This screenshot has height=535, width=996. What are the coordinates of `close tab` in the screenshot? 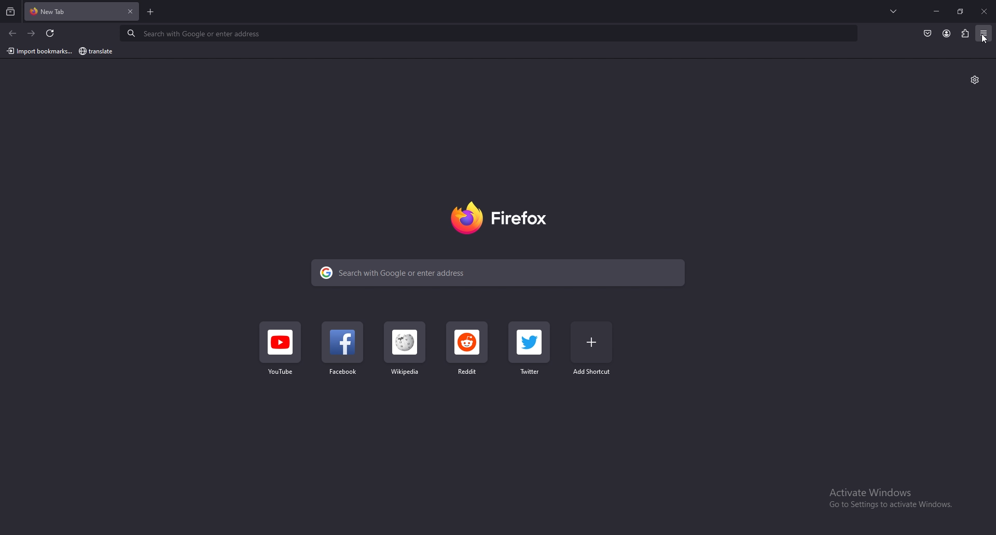 It's located at (132, 11).